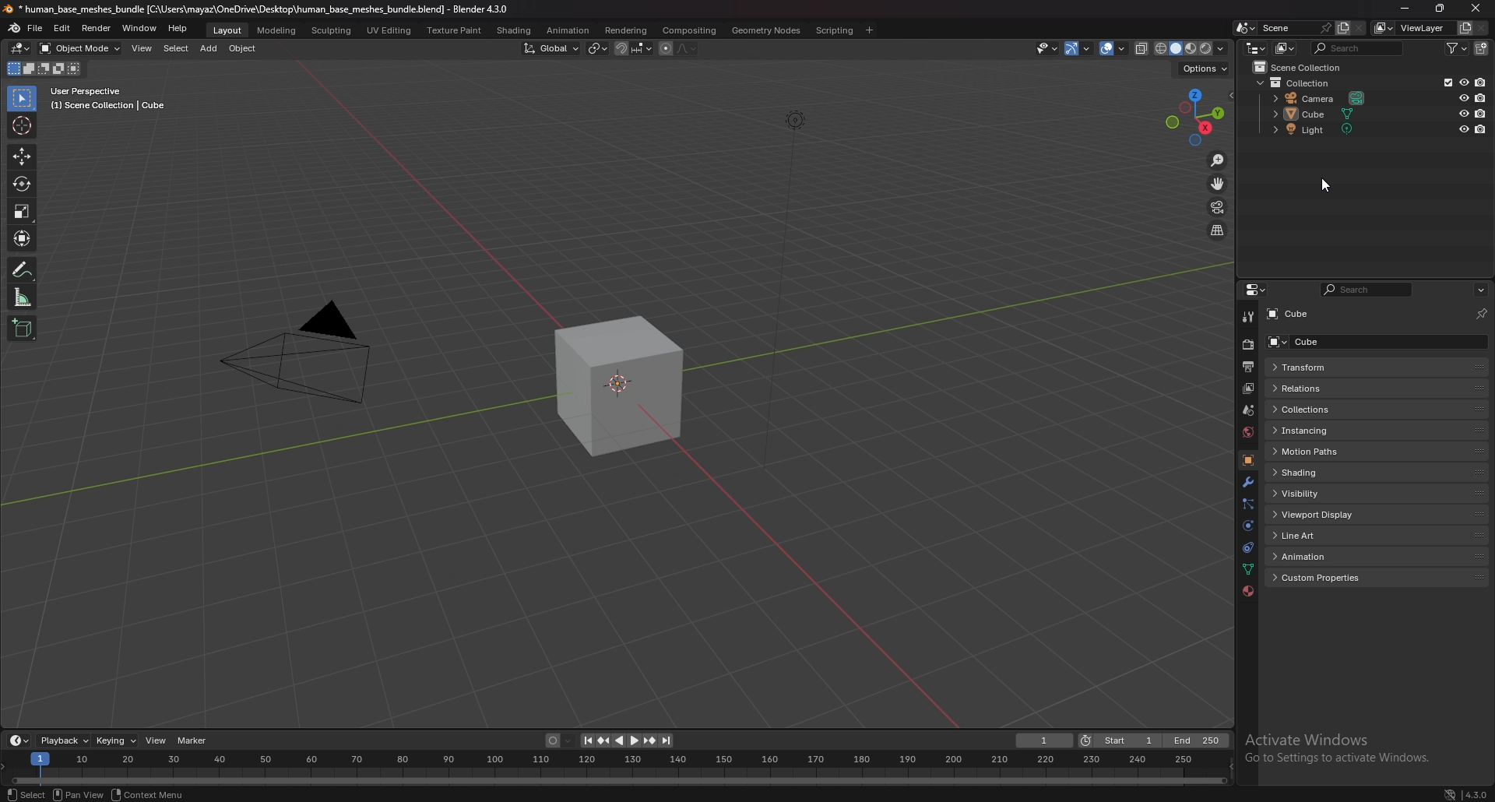 The image size is (1495, 802). I want to click on close, so click(1476, 9).